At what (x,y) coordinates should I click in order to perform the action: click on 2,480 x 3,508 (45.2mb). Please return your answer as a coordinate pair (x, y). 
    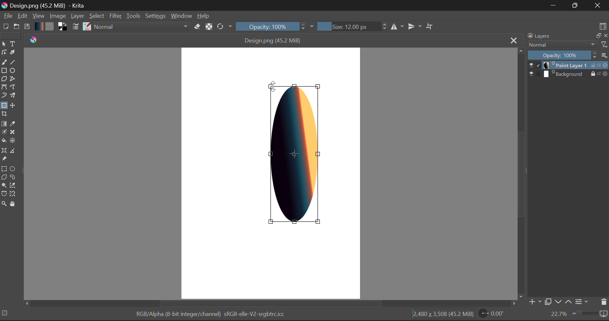
    Looking at the image, I should click on (443, 315).